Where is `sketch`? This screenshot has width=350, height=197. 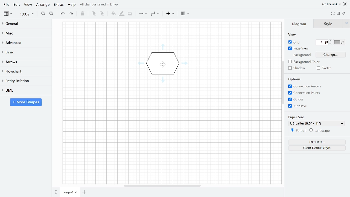
sketch is located at coordinates (327, 68).